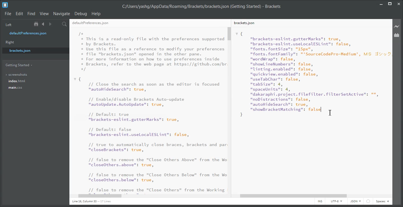 The image size is (403, 207). What do you see at coordinates (37, 24) in the screenshot?
I see `Show in the file tree` at bounding box center [37, 24].